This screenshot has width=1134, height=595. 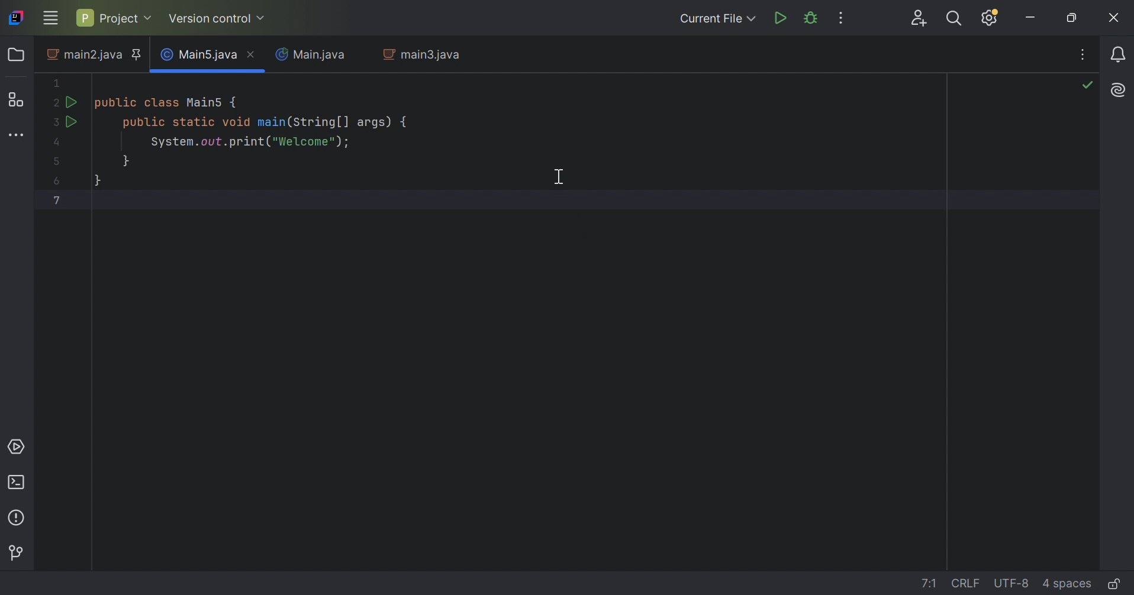 I want to click on Search everywhere, so click(x=919, y=18).